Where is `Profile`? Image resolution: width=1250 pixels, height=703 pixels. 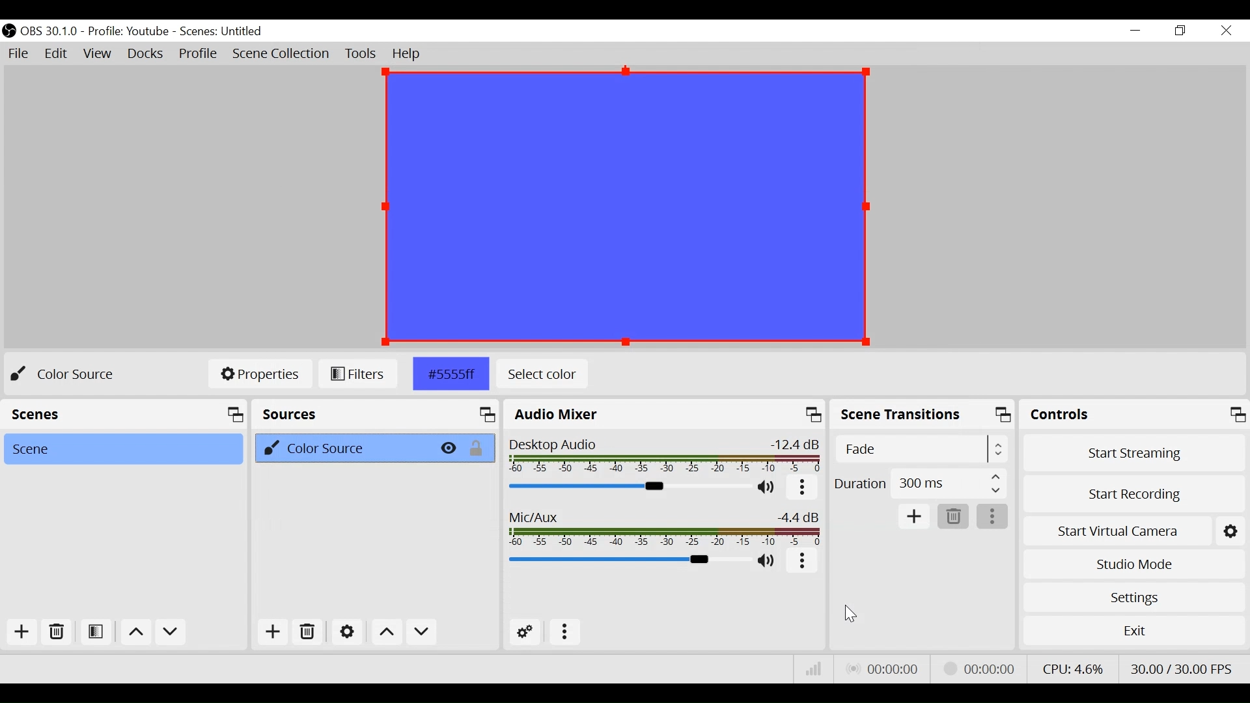 Profile is located at coordinates (199, 53).